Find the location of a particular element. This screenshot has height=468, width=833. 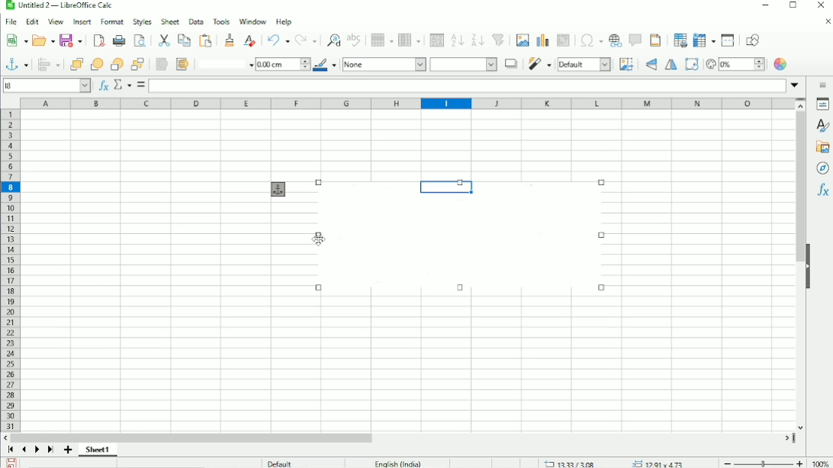

Bring to front is located at coordinates (76, 64).